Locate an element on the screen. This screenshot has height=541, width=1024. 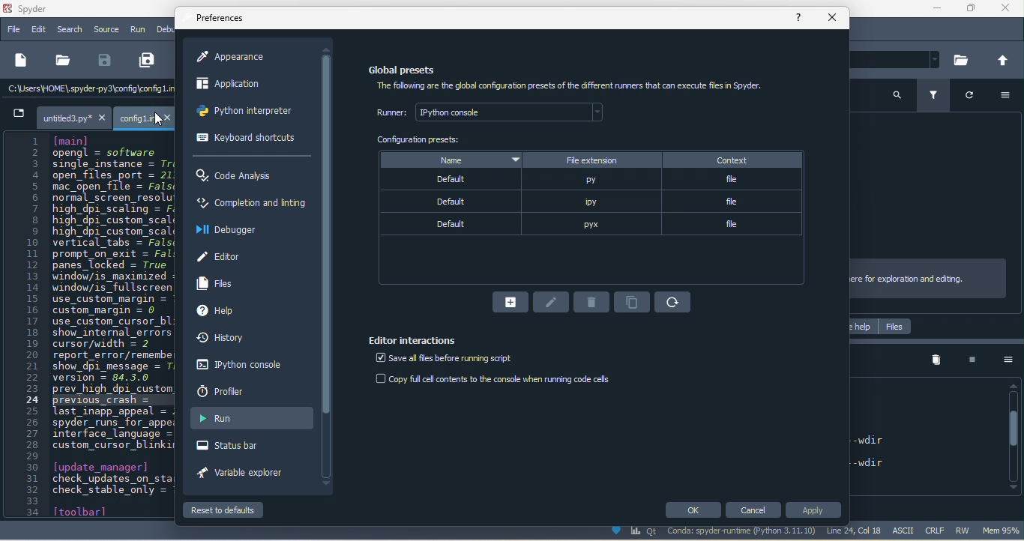
conda spyde runtime is located at coordinates (707, 532).